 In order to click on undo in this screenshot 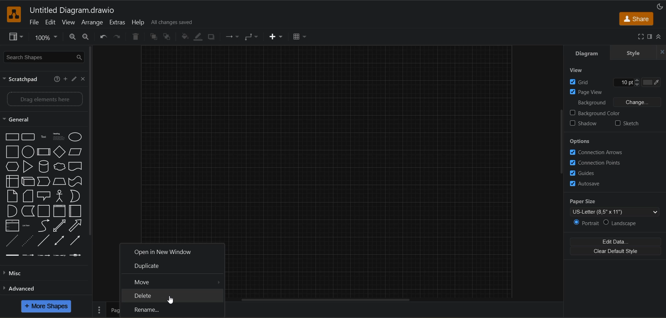, I will do `click(103, 37)`.